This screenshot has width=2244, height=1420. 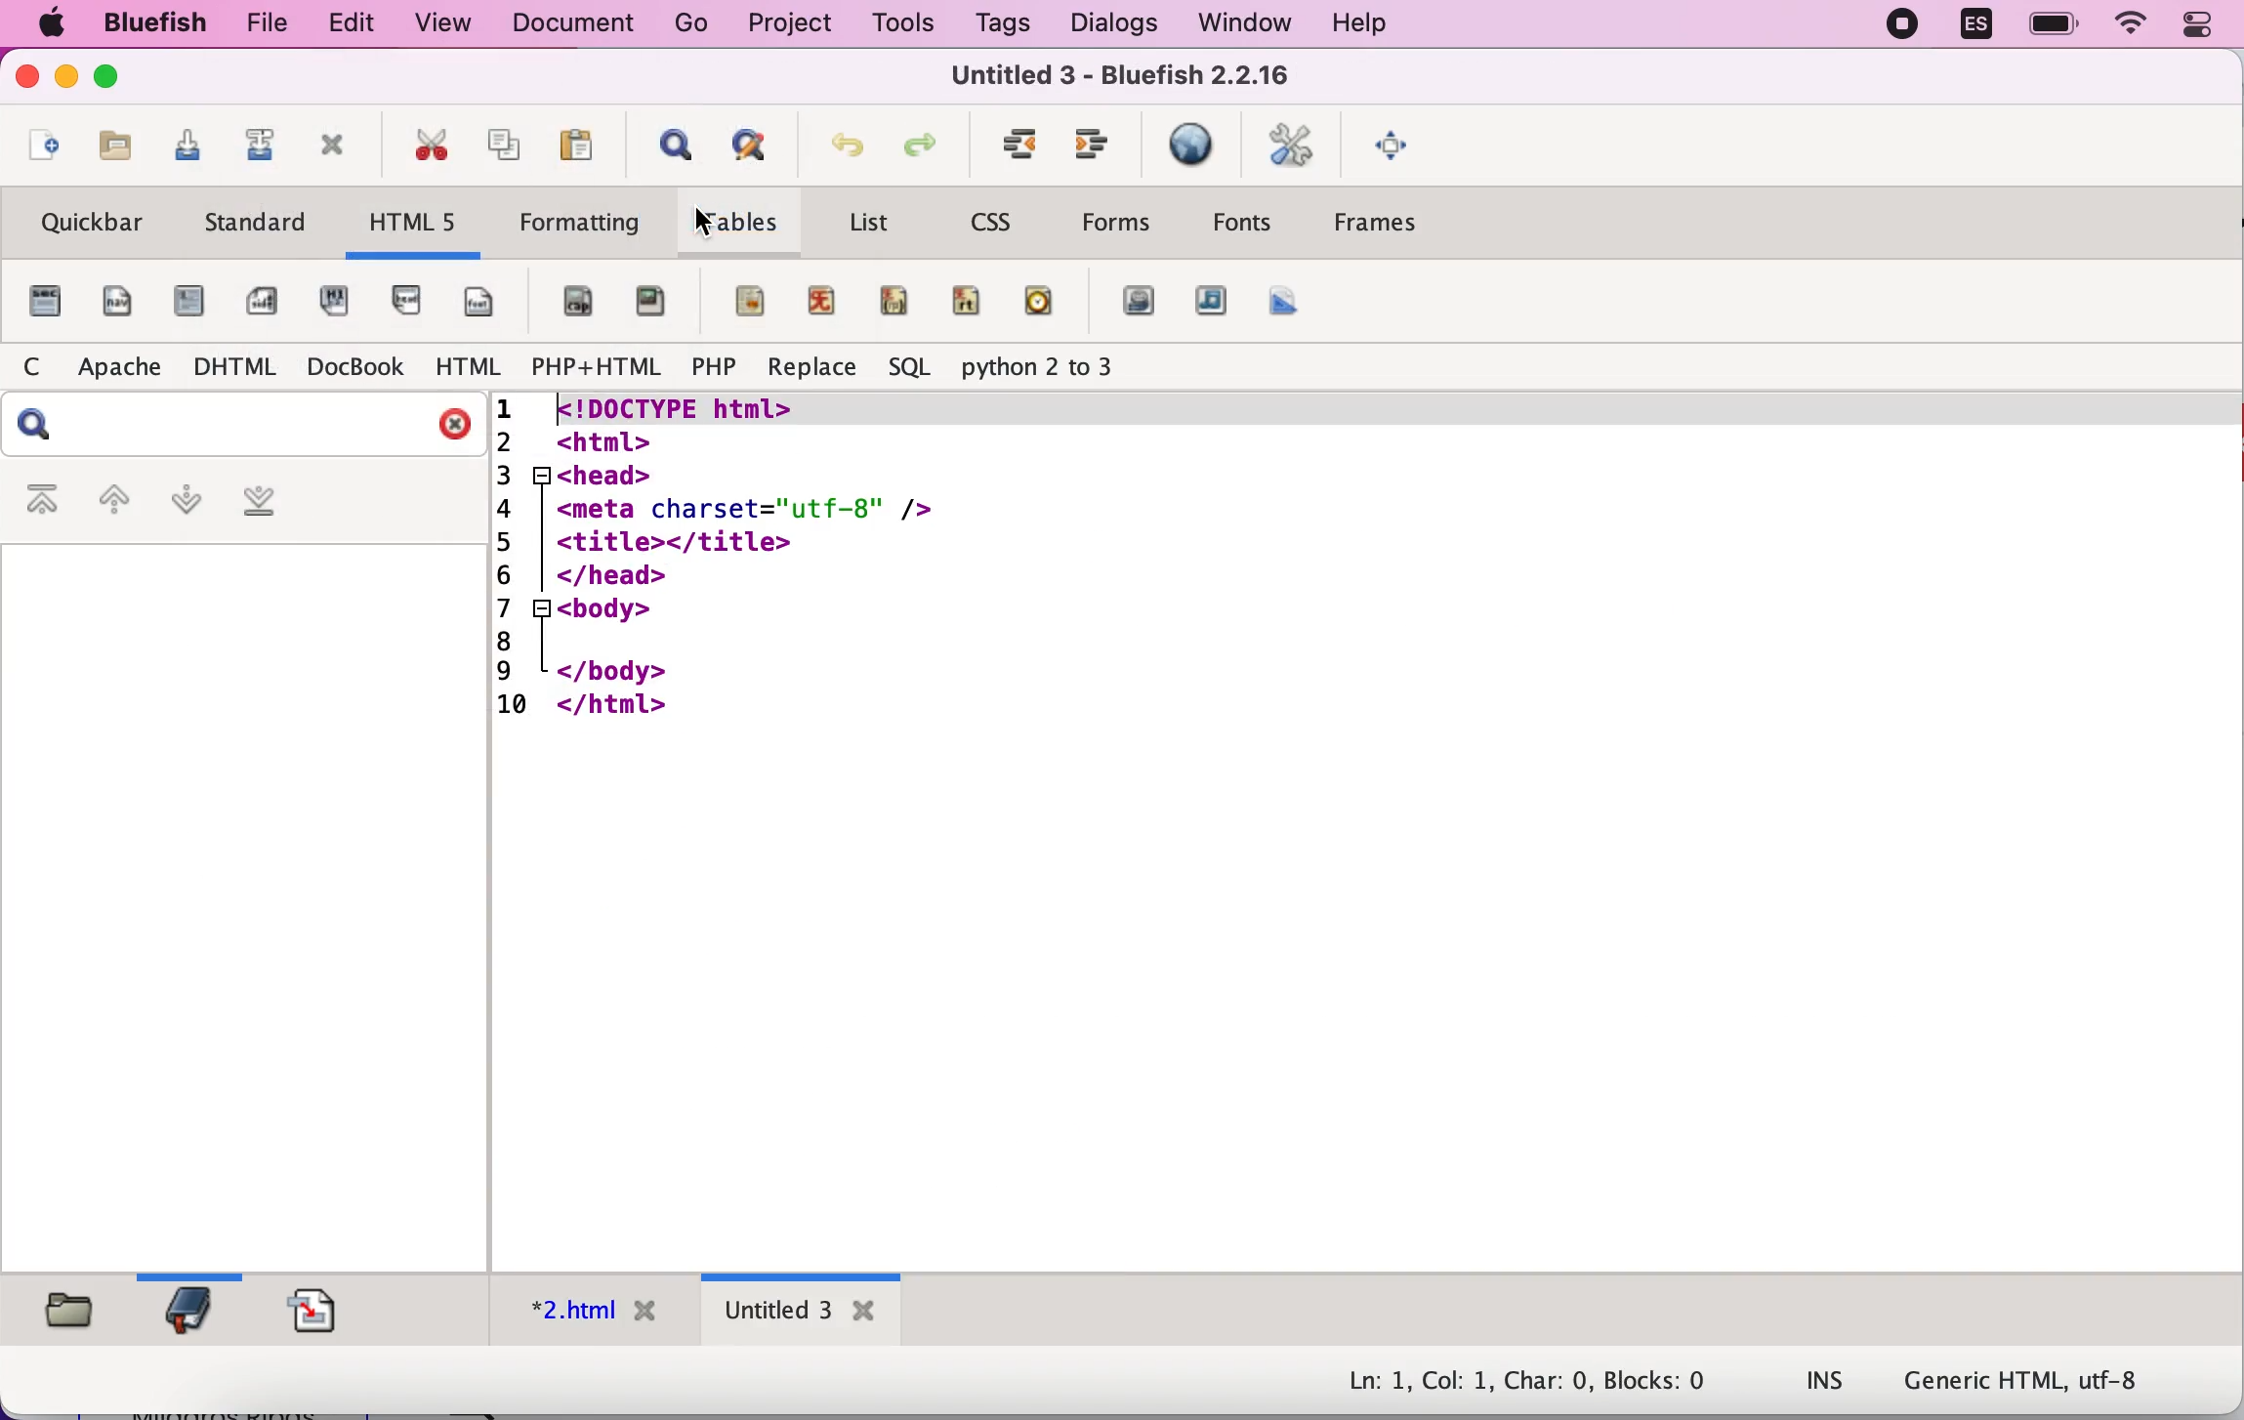 What do you see at coordinates (315, 1305) in the screenshot?
I see `snippets` at bounding box center [315, 1305].